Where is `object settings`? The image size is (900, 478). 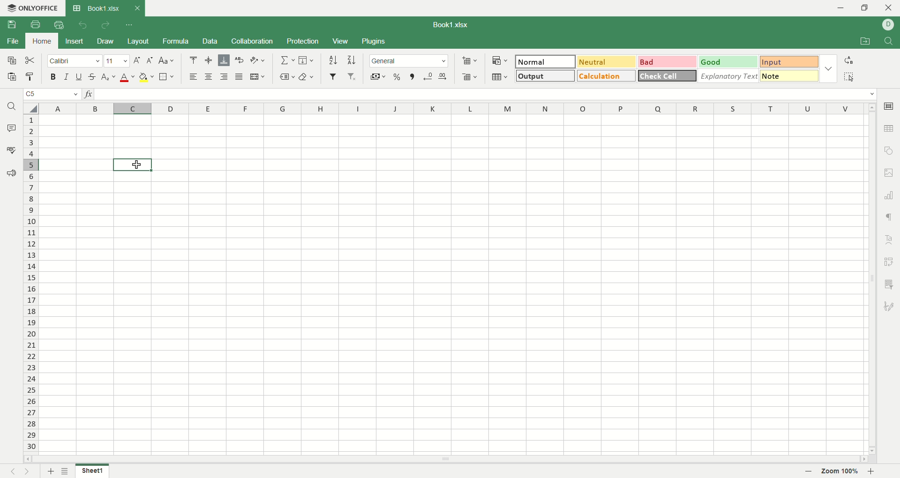
object settings is located at coordinates (889, 152).